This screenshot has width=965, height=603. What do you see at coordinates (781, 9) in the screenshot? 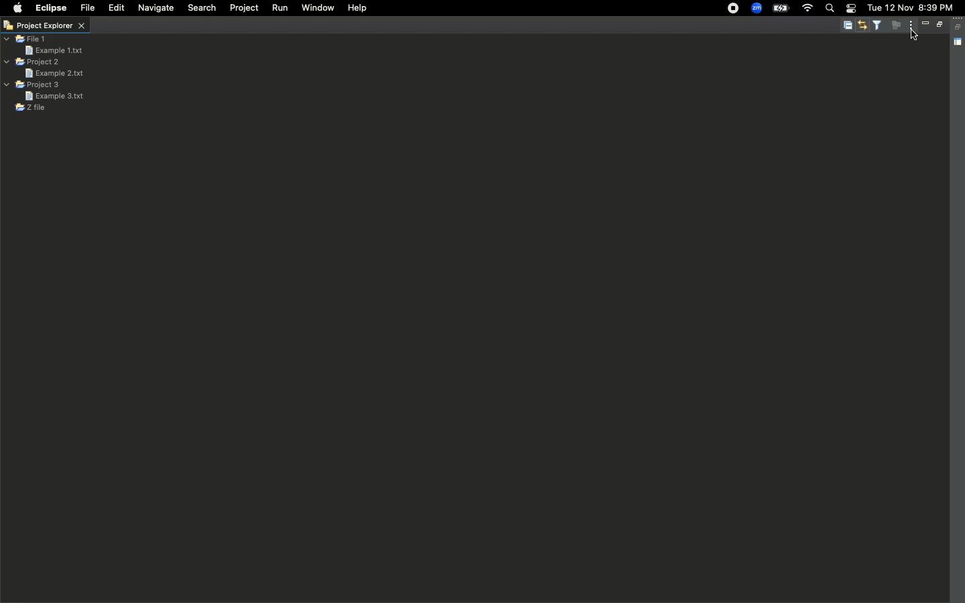
I see `Charge` at bounding box center [781, 9].